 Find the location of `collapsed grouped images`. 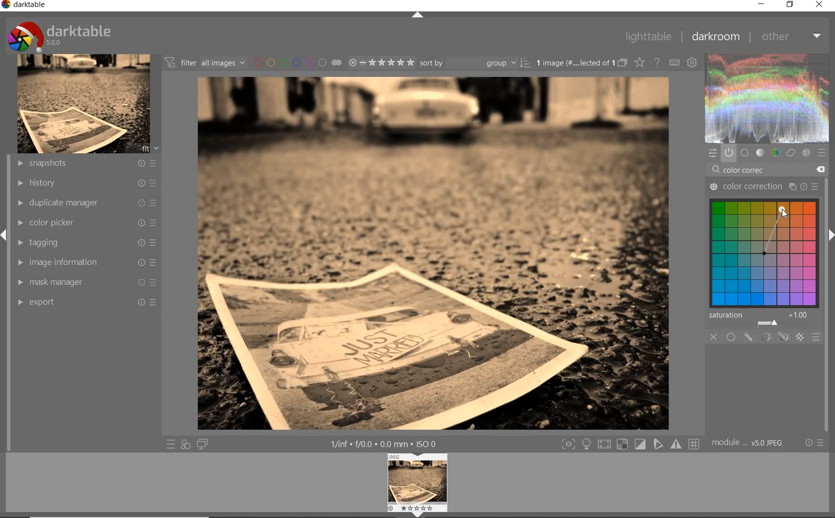

collapsed grouped images is located at coordinates (623, 63).